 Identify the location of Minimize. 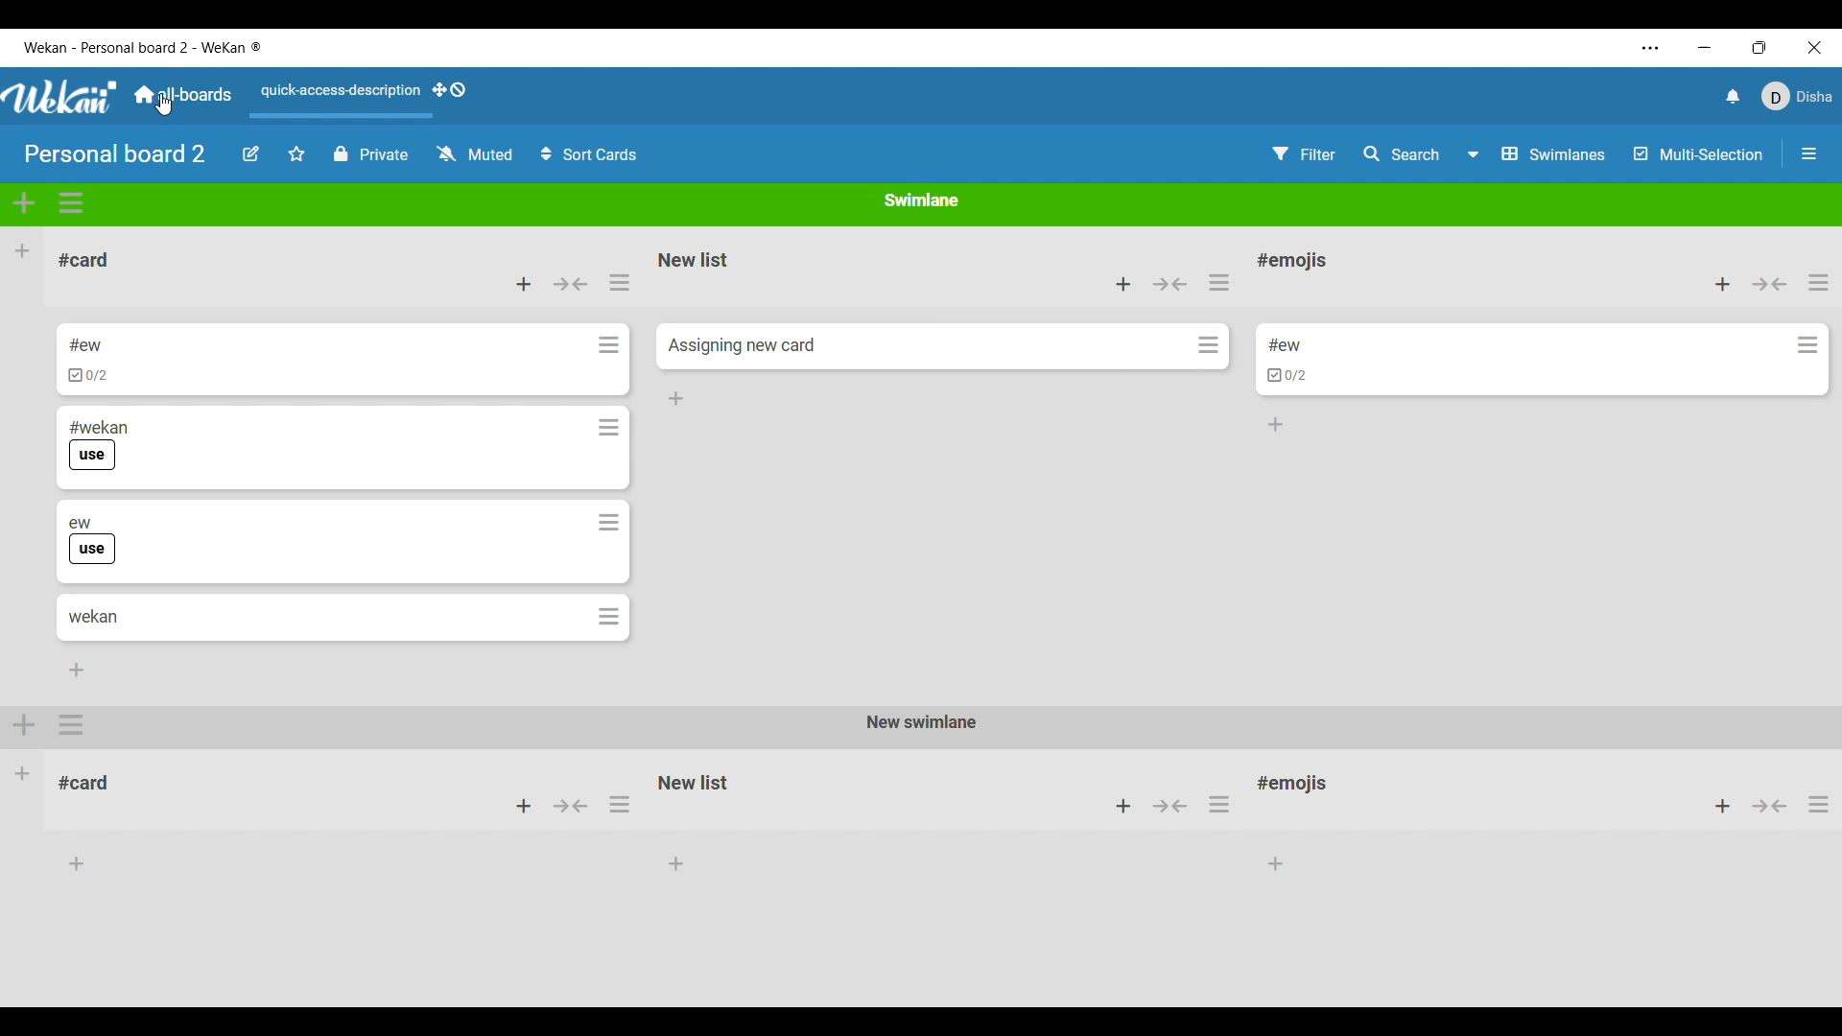
(1705, 47).